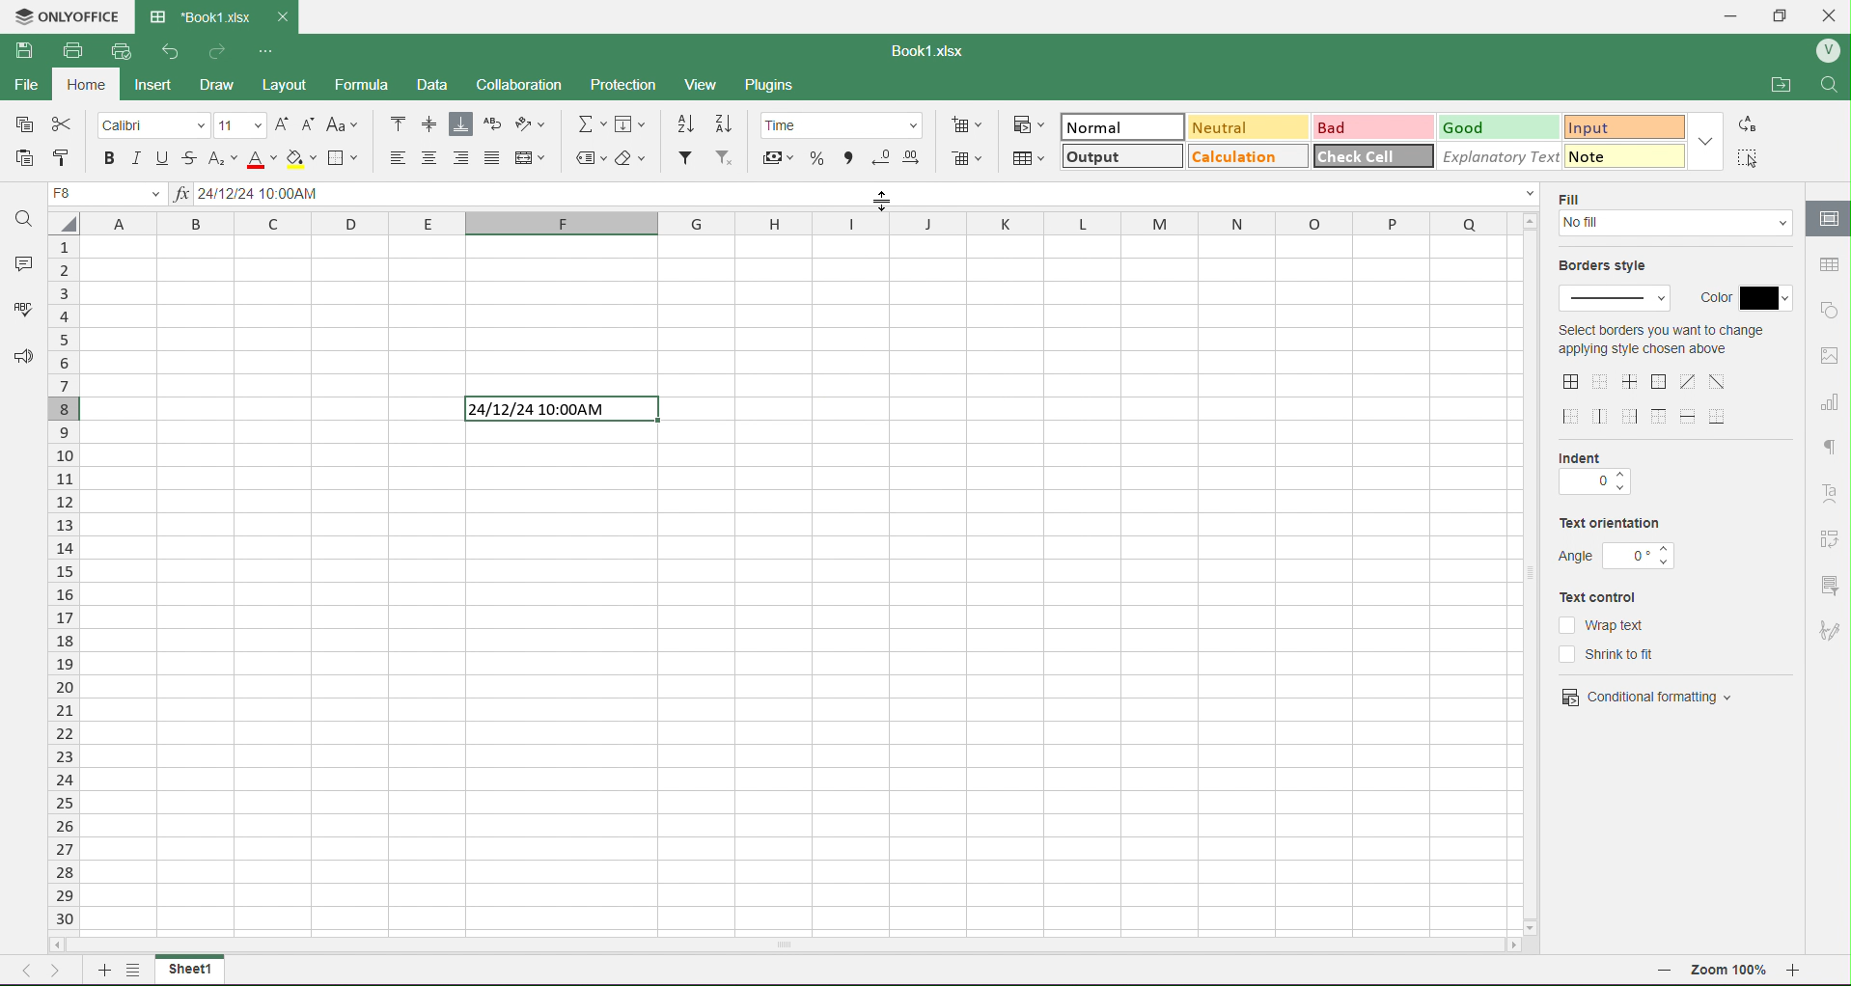 The height and width of the screenshot is (986, 1851). What do you see at coordinates (777, 156) in the screenshot?
I see `Accounting Style` at bounding box center [777, 156].